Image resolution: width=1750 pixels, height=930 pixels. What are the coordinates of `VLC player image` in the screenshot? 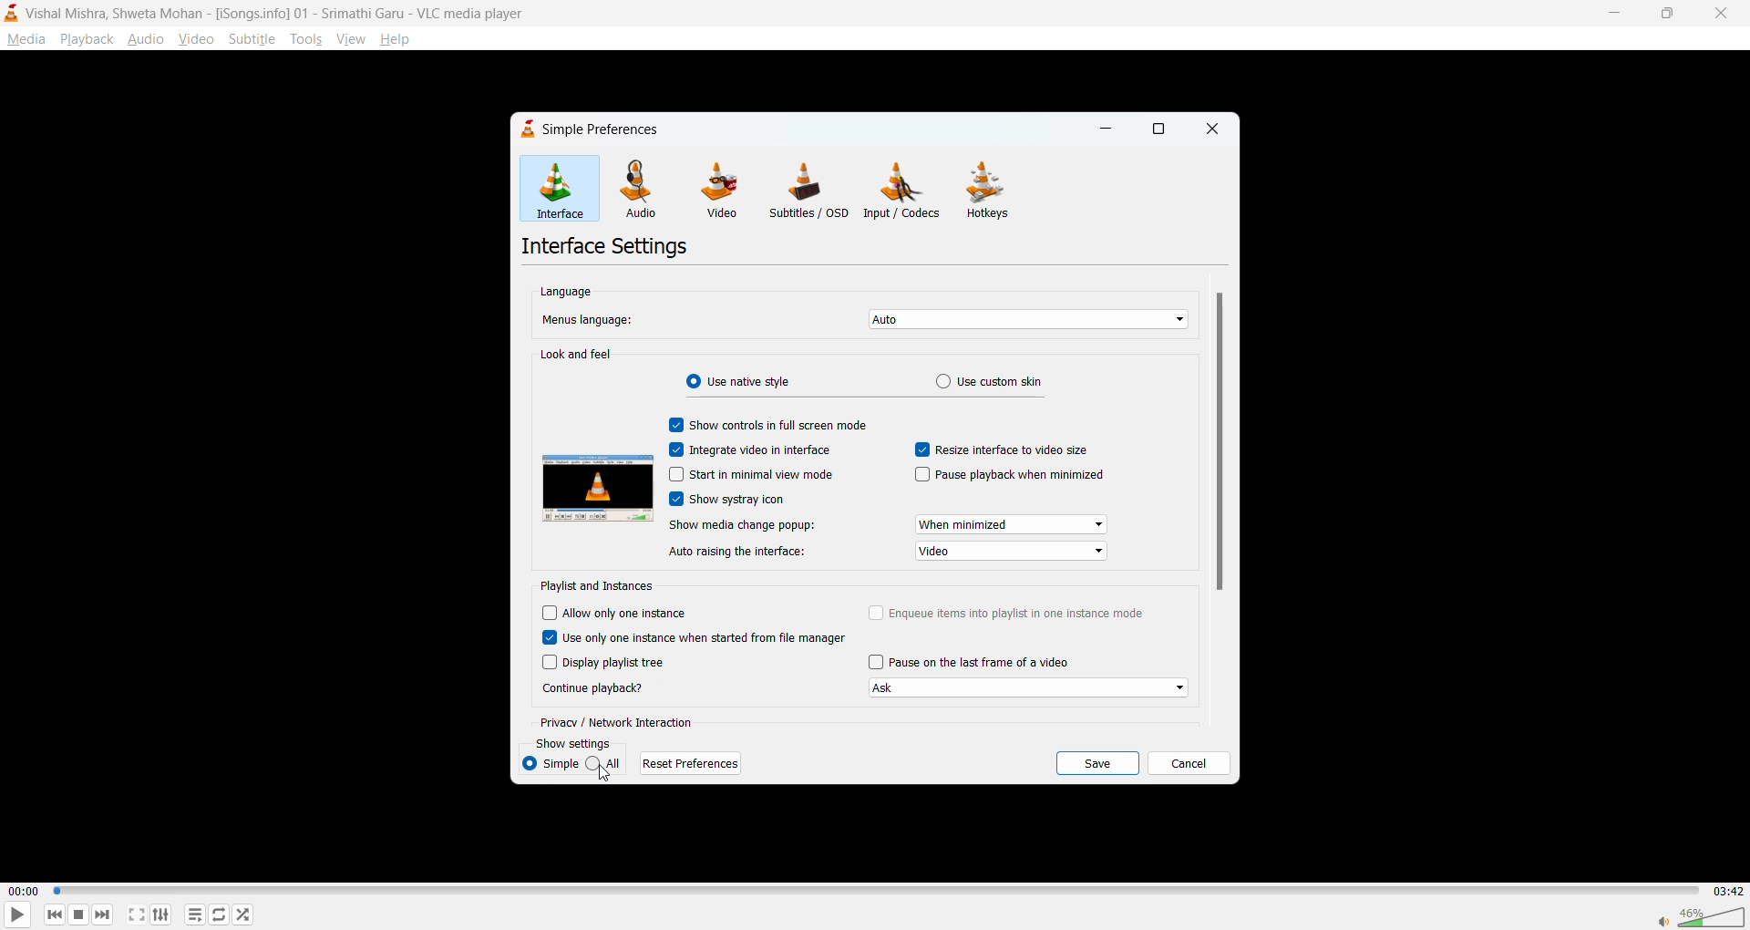 It's located at (596, 491).